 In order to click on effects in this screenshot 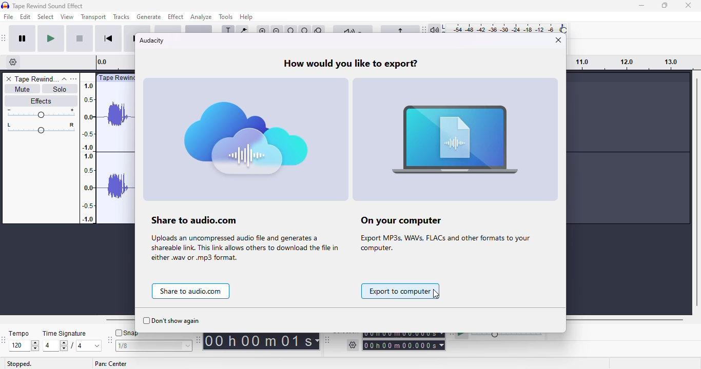, I will do `click(41, 100)`.